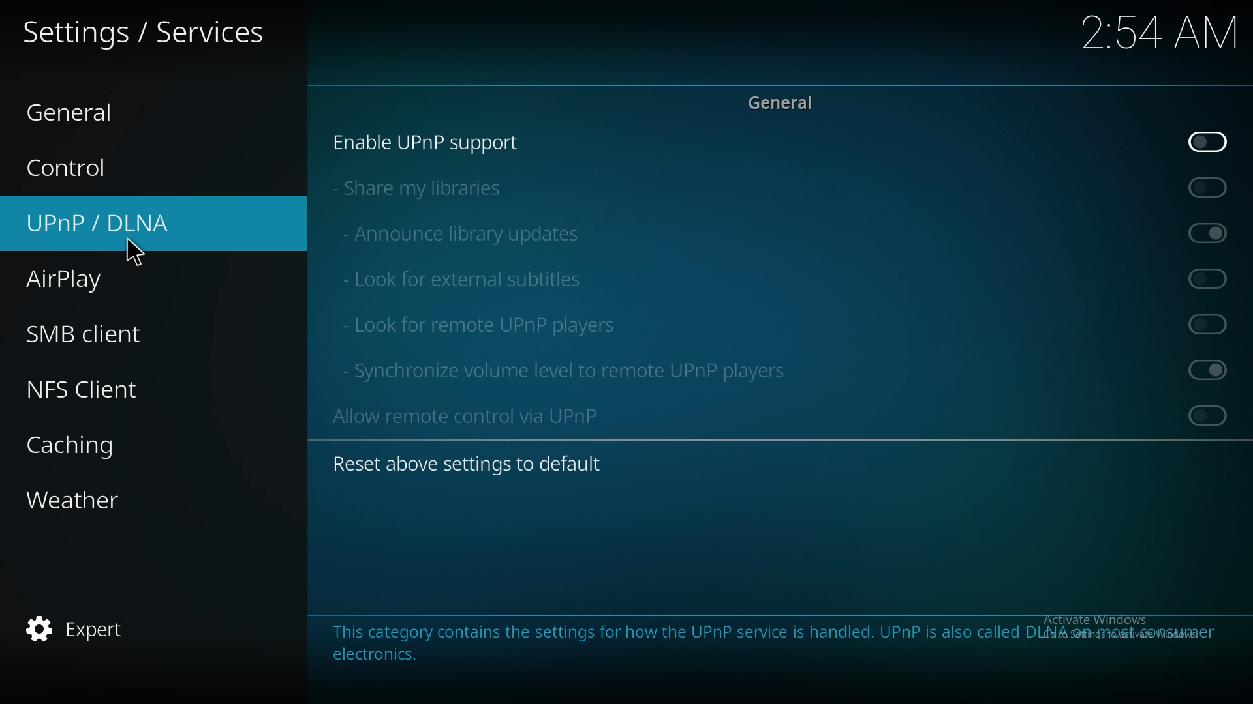  Describe the element at coordinates (91, 391) in the screenshot. I see `nfs client` at that location.